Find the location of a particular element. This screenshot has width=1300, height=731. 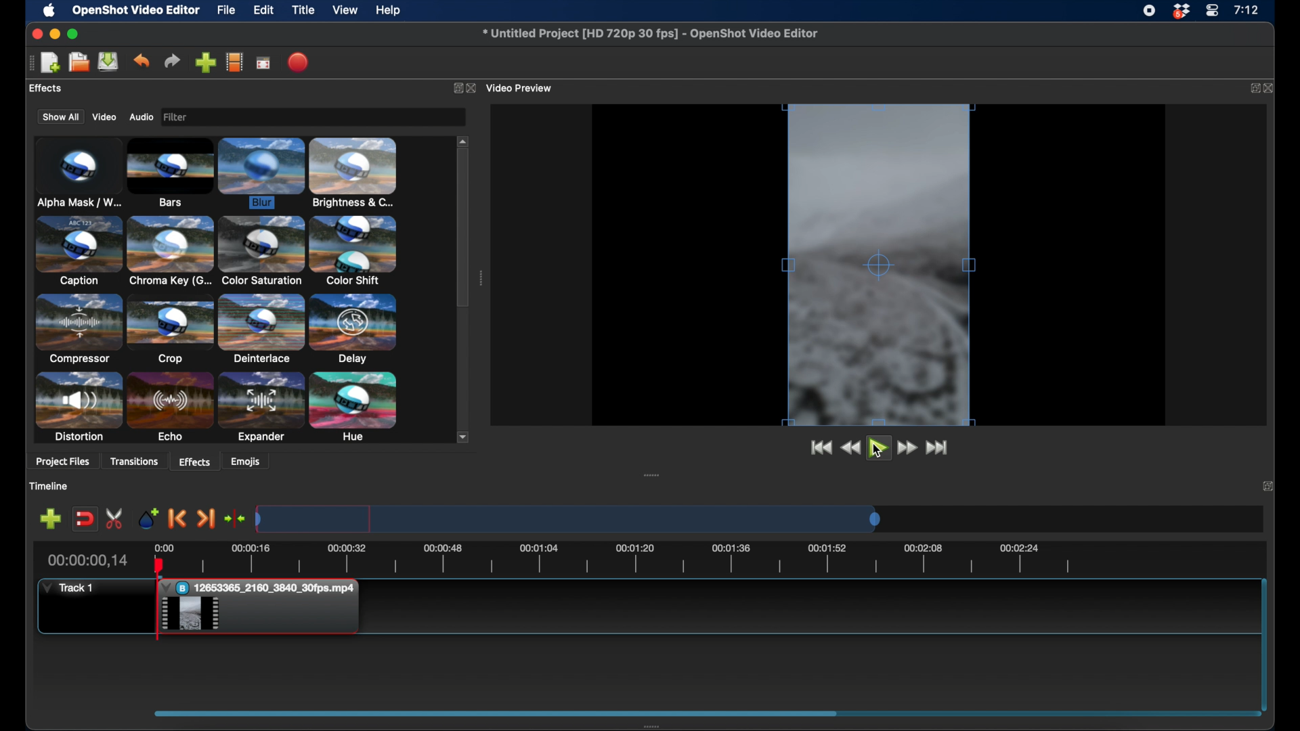

distortion is located at coordinates (77, 407).